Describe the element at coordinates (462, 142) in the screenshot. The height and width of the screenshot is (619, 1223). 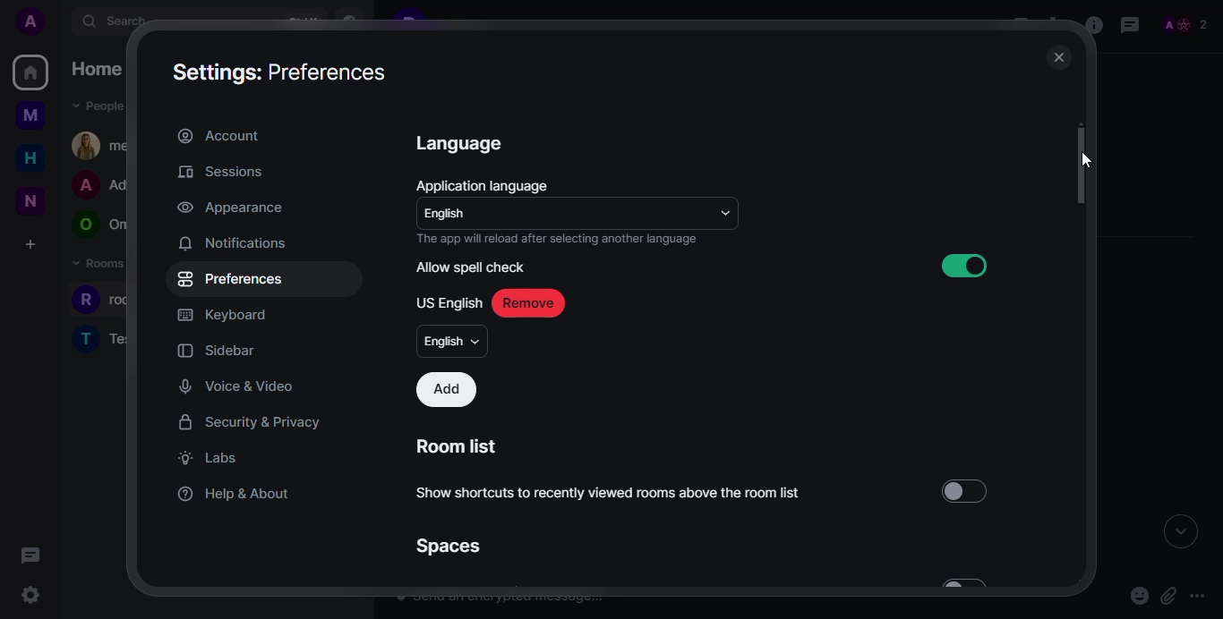
I see `language` at that location.